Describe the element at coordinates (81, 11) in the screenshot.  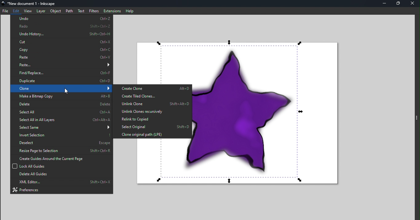
I see `Text` at that location.